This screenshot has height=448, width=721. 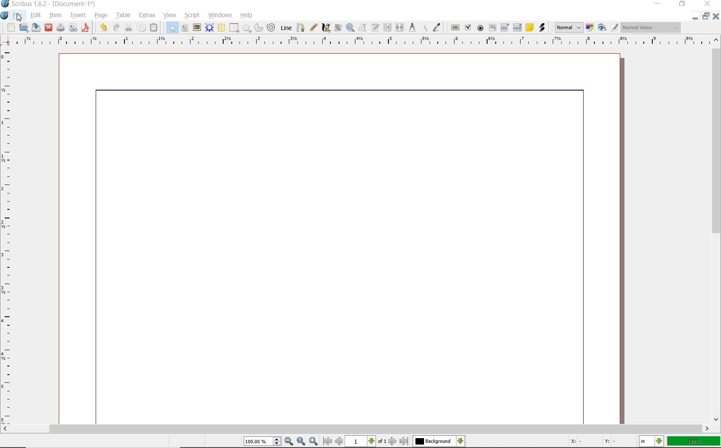 I want to click on copy item properties, so click(x=424, y=28).